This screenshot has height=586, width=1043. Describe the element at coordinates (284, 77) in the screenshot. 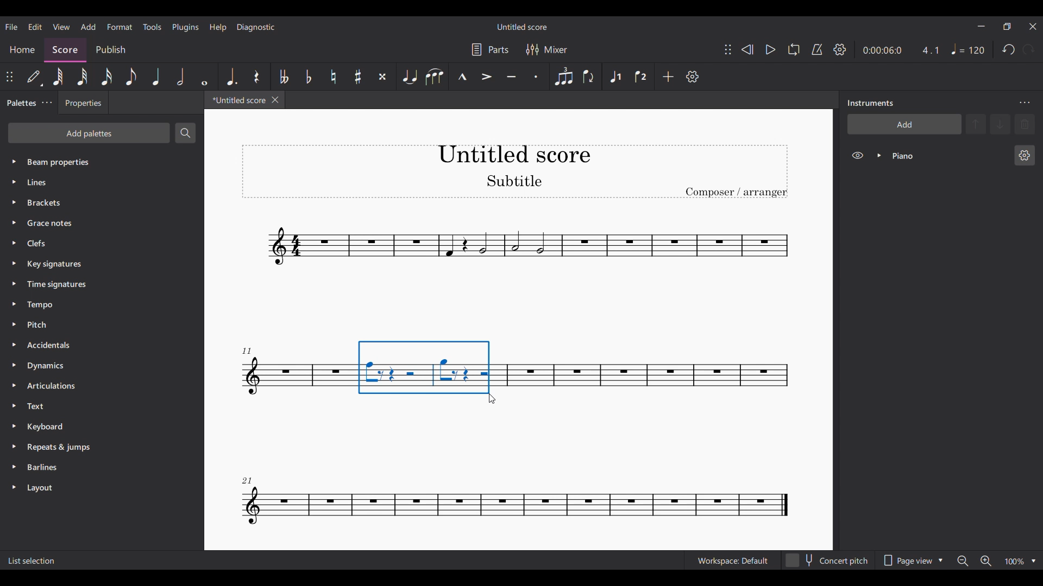

I see `Toggle double flat` at that location.